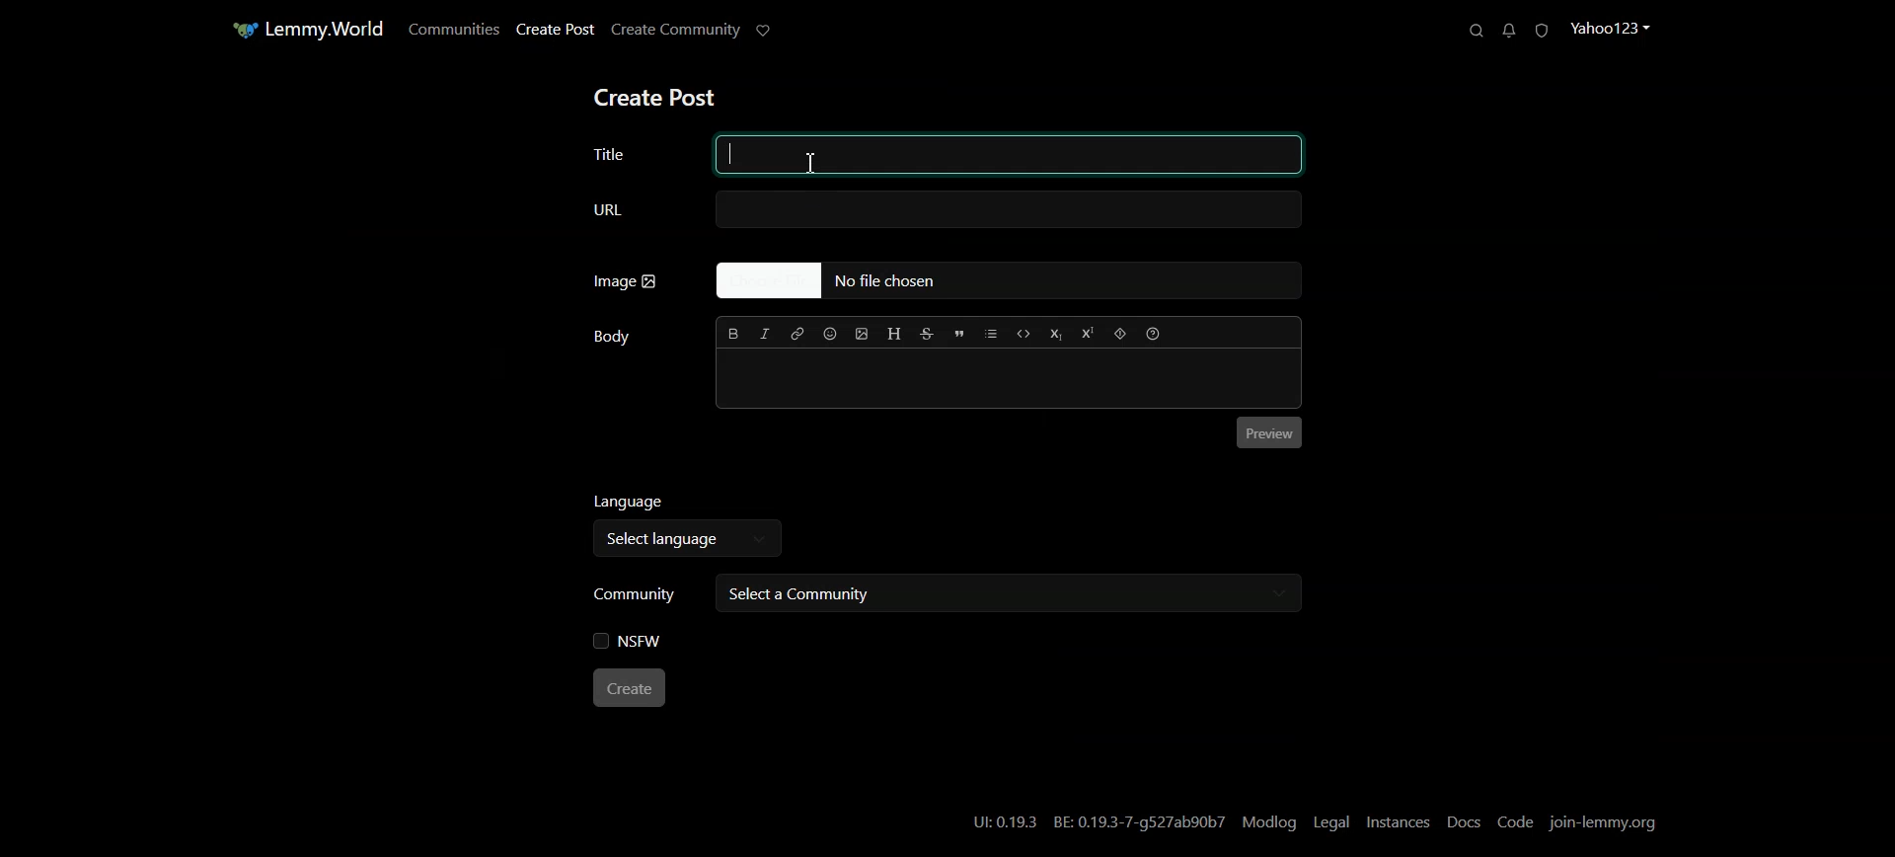  Describe the element at coordinates (1120, 333) in the screenshot. I see `Spoiler` at that location.